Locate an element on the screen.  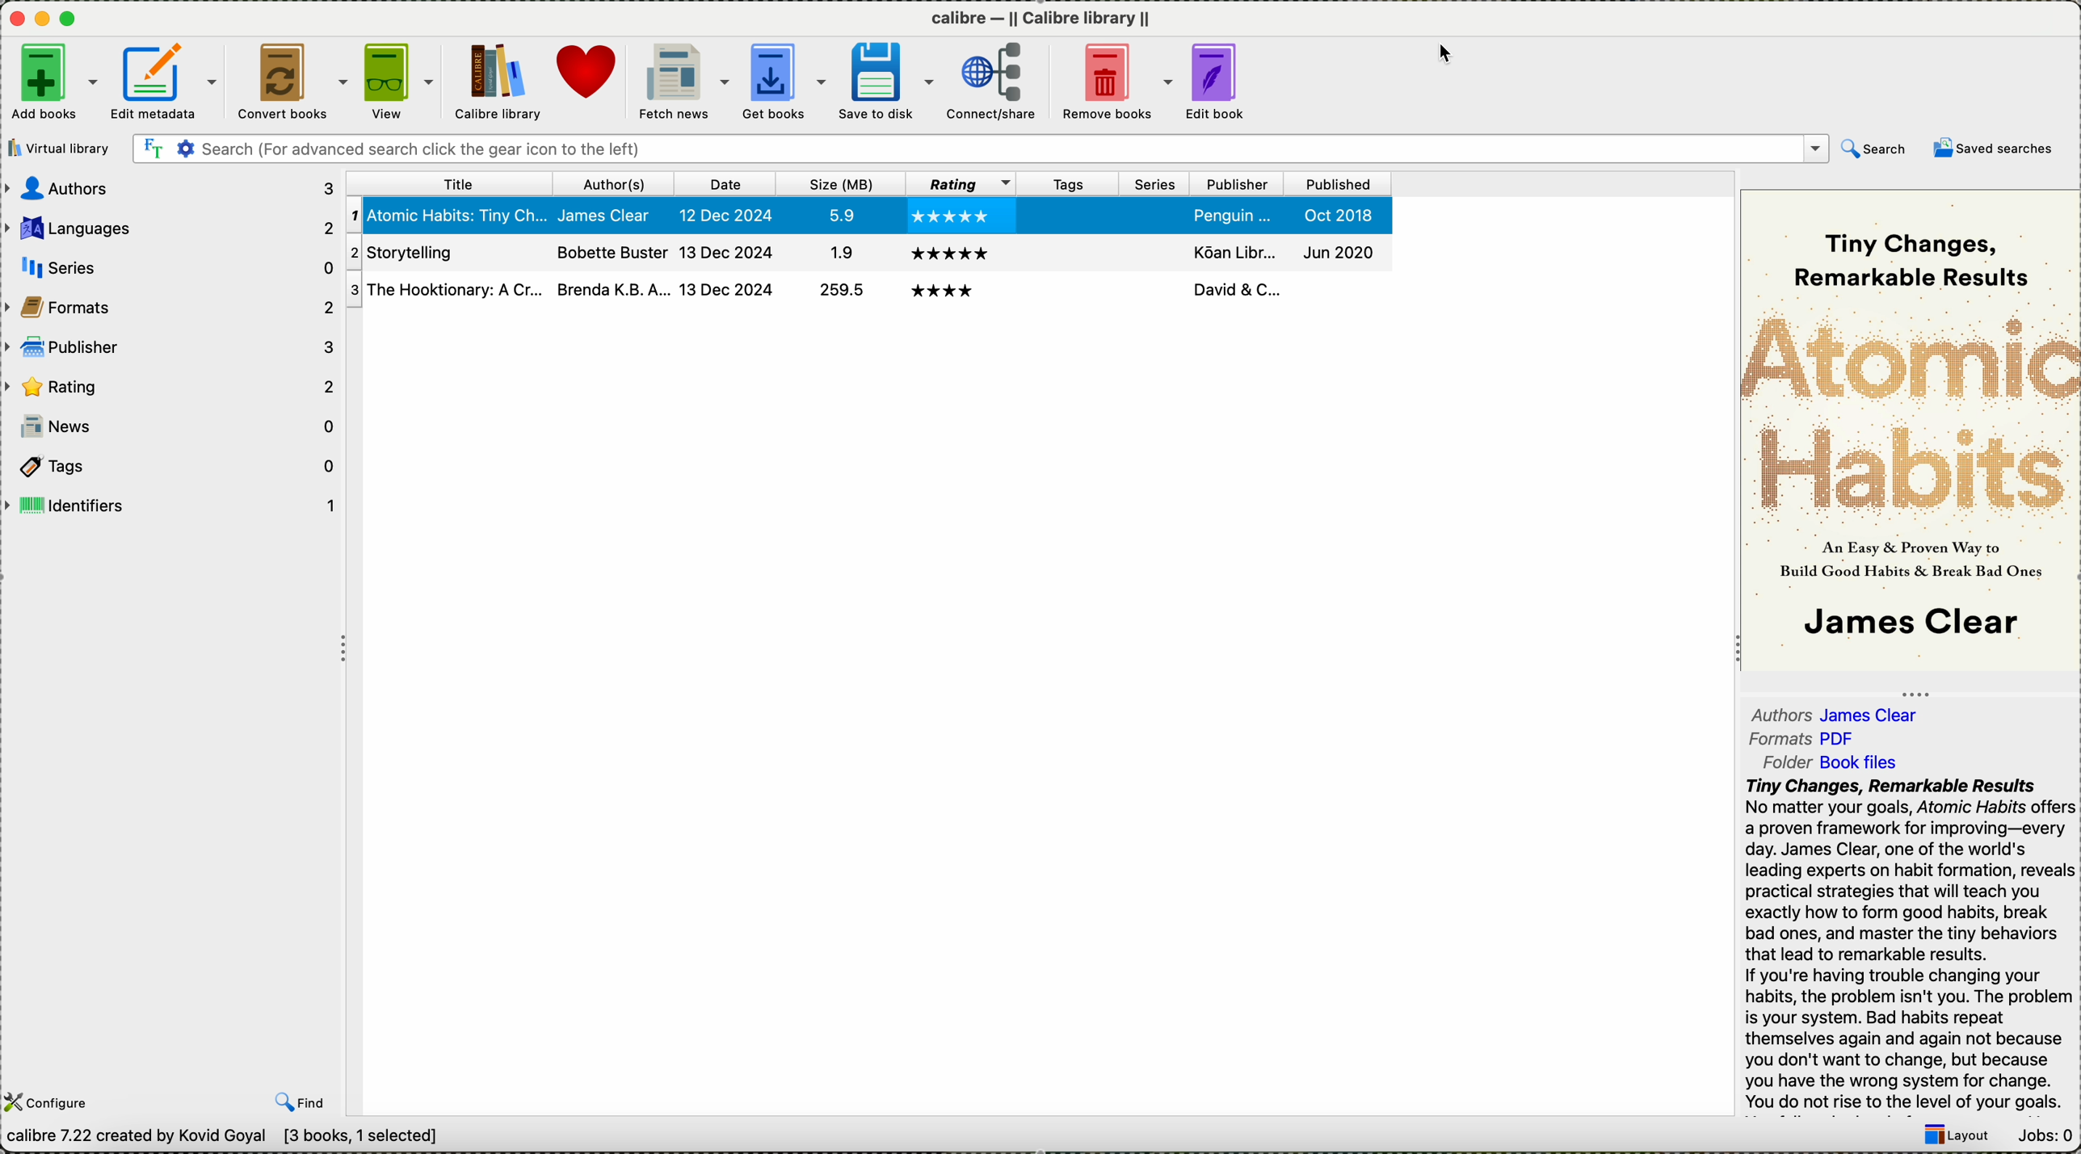
add books is located at coordinates (54, 85).